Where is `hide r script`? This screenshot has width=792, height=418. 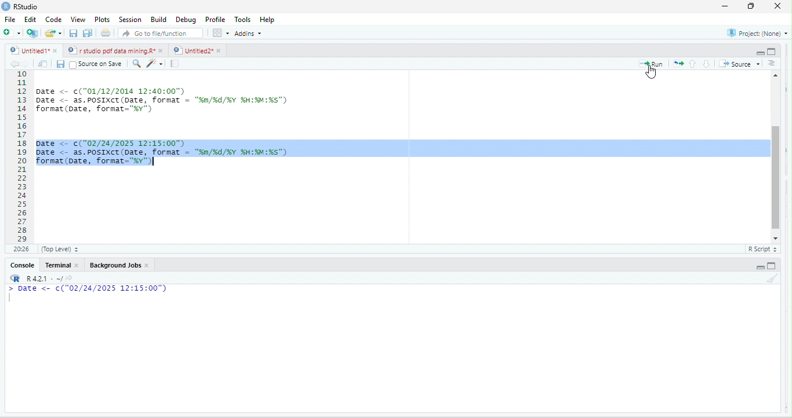 hide r script is located at coordinates (758, 50).